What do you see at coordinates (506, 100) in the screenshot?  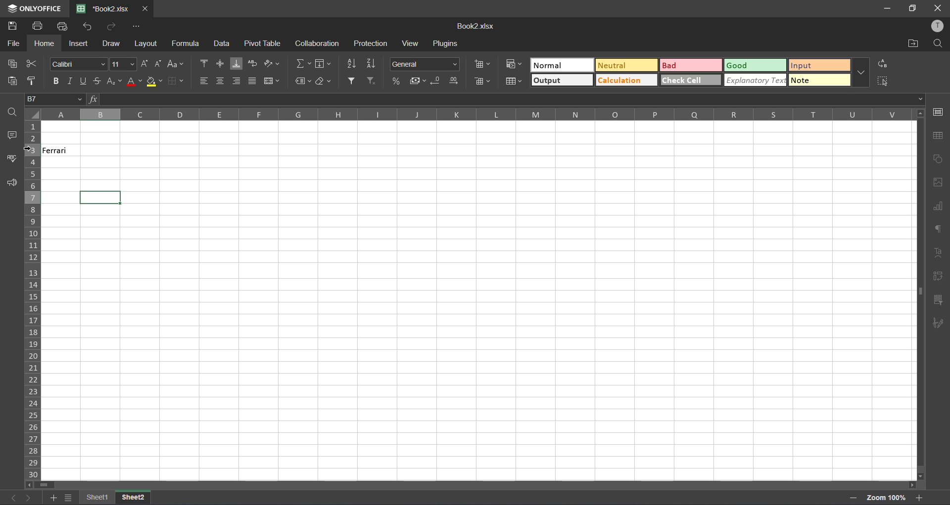 I see `formula bar` at bounding box center [506, 100].